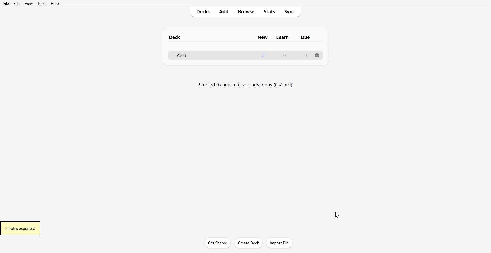 This screenshot has width=491, height=253. What do you see at coordinates (196, 55) in the screenshot?
I see `Deck File` at bounding box center [196, 55].